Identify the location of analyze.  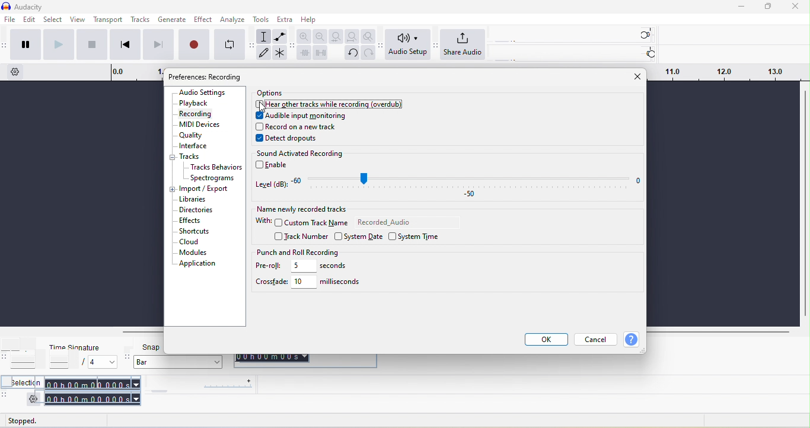
(232, 20).